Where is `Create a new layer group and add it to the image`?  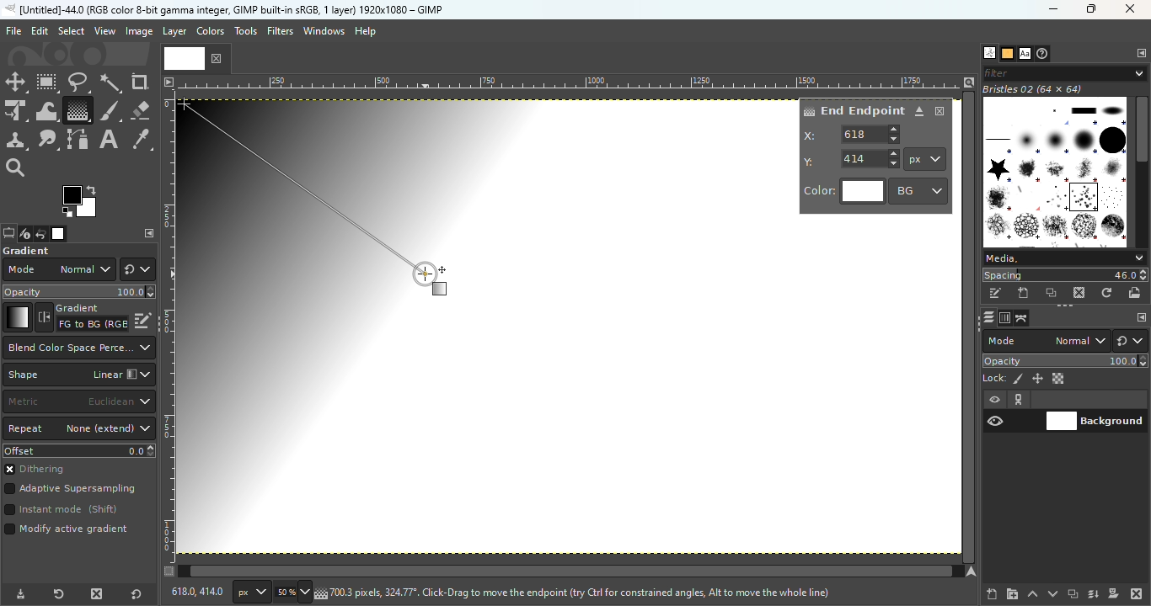
Create a new layer group and add it to the image is located at coordinates (1012, 594).